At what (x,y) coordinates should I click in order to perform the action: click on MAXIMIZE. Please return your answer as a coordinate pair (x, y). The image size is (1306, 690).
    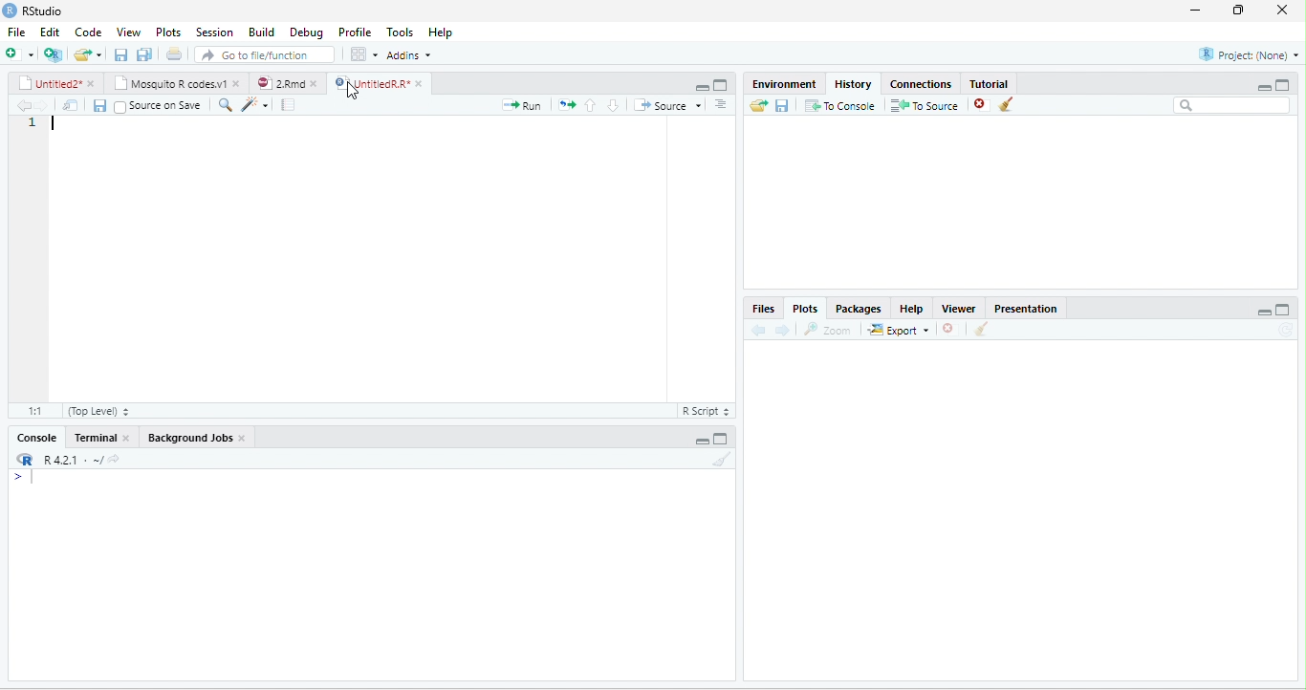
    Looking at the image, I should click on (1290, 312).